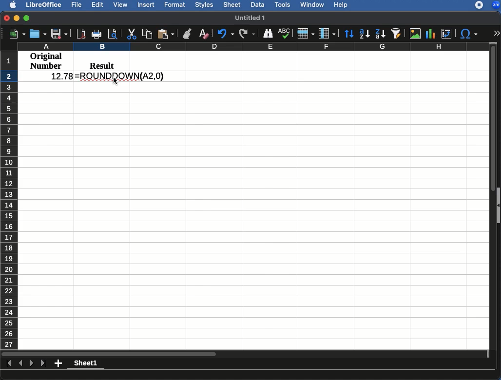 Image resolution: width=501 pixels, height=380 pixels. What do you see at coordinates (494, 195) in the screenshot?
I see `Scroll` at bounding box center [494, 195].